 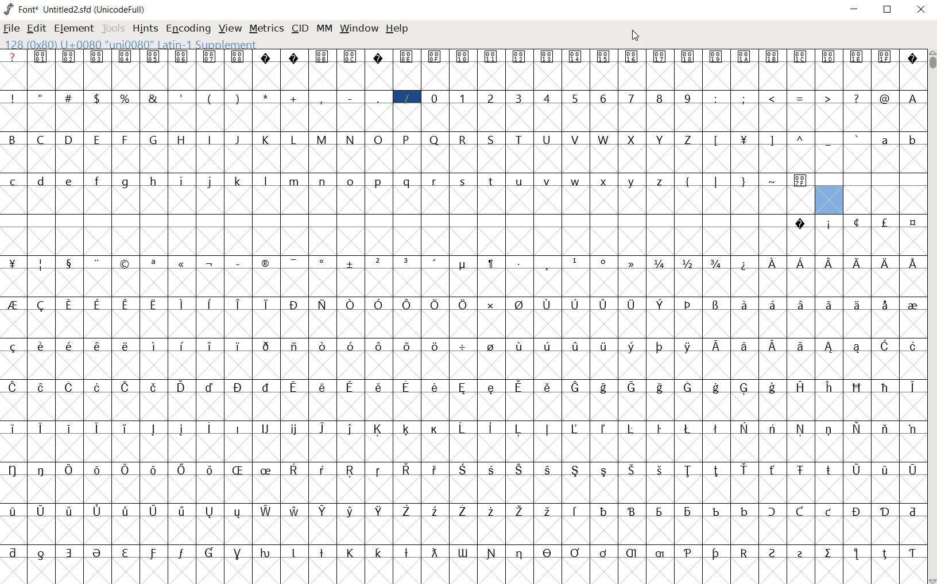 I want to click on glyph, so click(x=238, y=304).